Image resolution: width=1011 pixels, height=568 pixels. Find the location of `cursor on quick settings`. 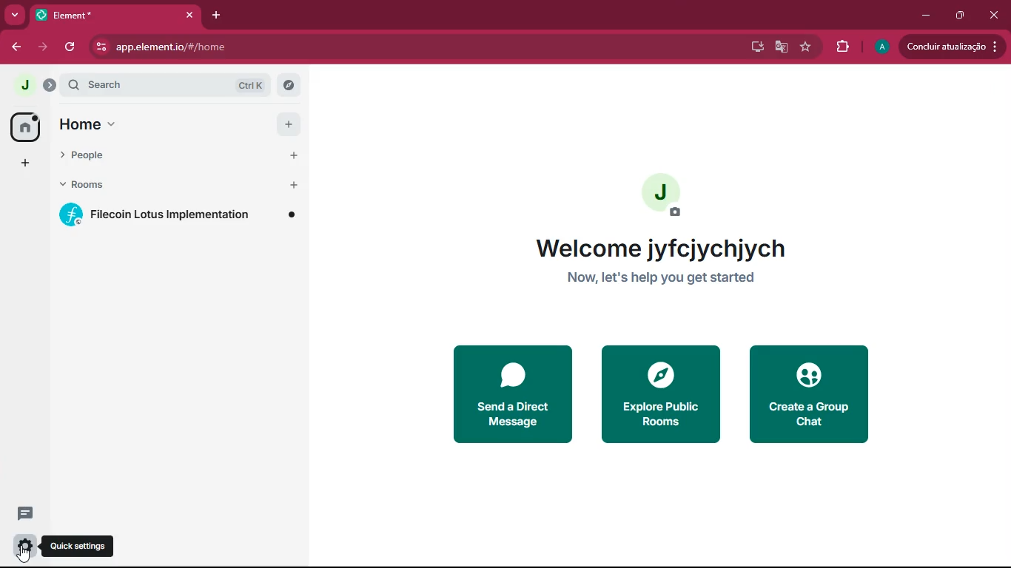

cursor on quick settings is located at coordinates (25, 555).